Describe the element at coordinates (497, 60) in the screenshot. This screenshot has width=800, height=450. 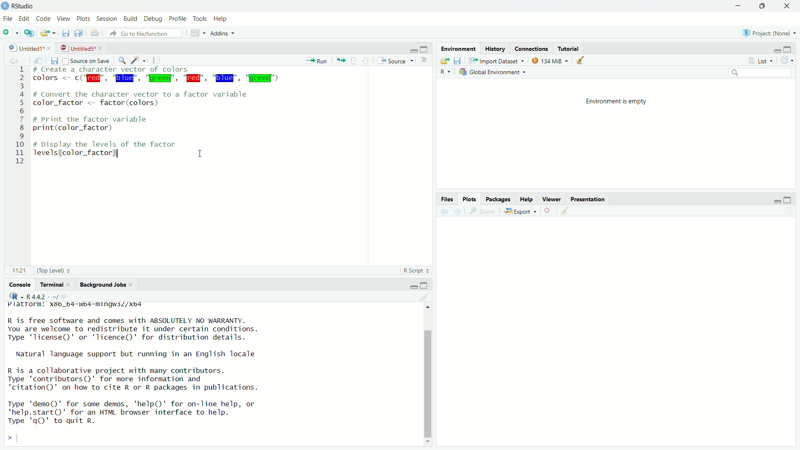
I see `import dataset` at that location.